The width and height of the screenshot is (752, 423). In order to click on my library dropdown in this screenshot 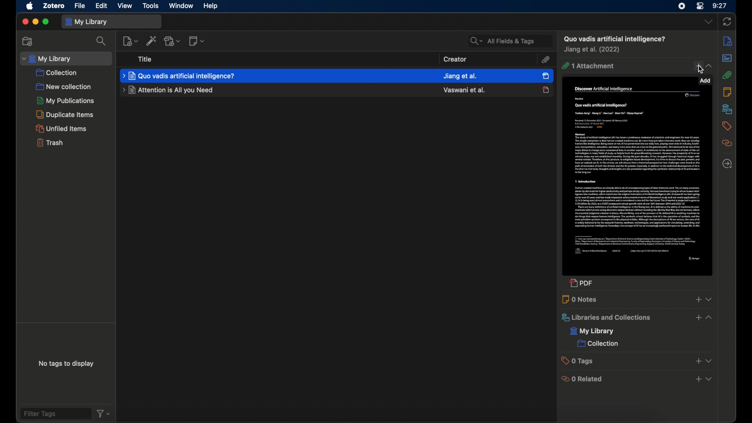, I will do `click(66, 58)`.